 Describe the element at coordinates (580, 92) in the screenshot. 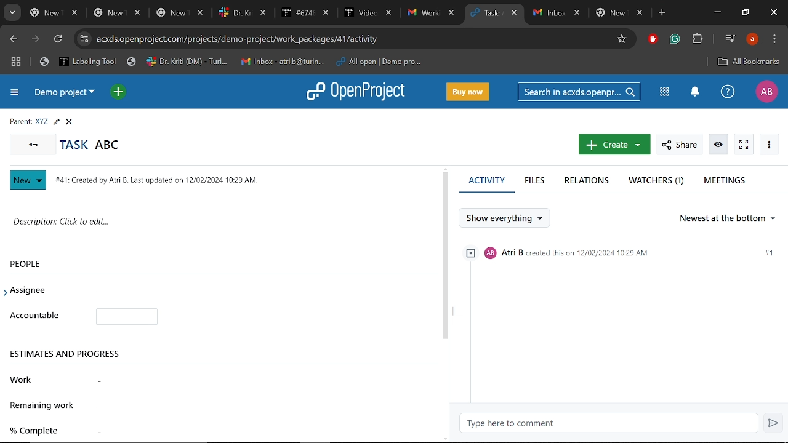

I see `Seacrh in acxds.openproject` at that location.